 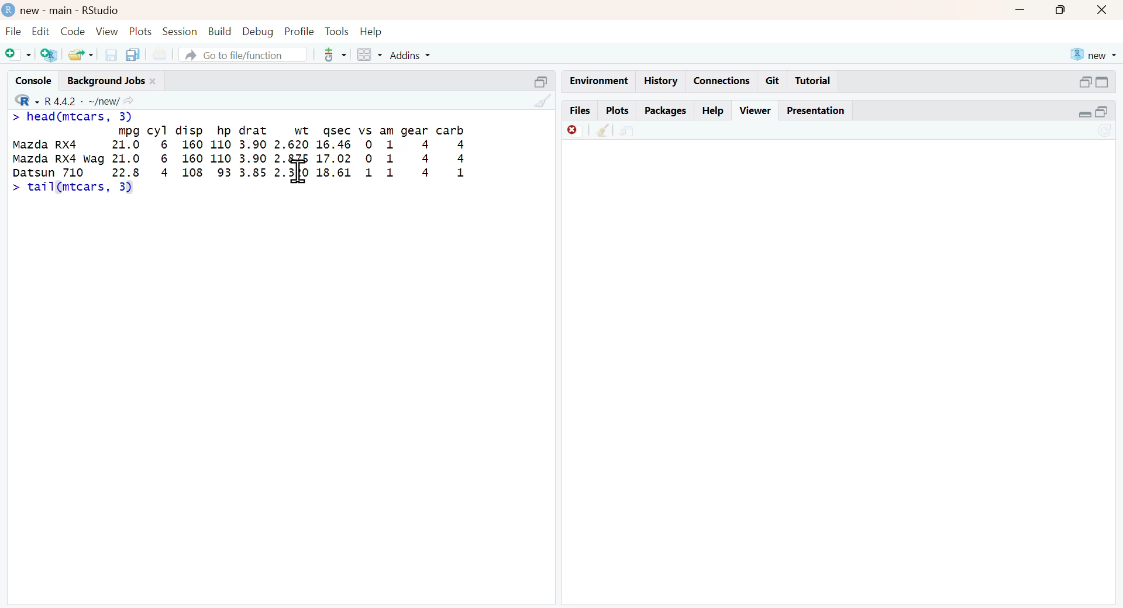 I want to click on Minimize, so click(x=533, y=80).